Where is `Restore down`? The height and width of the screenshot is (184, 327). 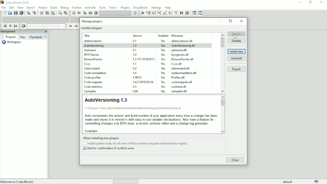
Restore down is located at coordinates (311, 2).